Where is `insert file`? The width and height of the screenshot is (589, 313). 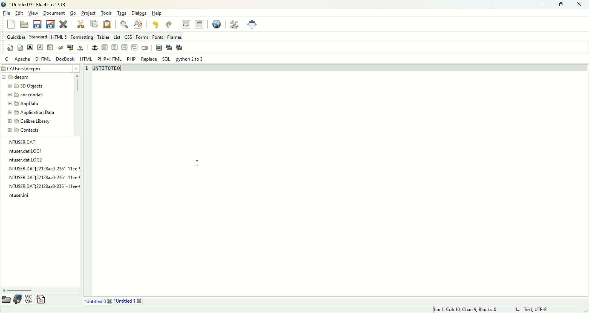
insert file is located at coordinates (41, 299).